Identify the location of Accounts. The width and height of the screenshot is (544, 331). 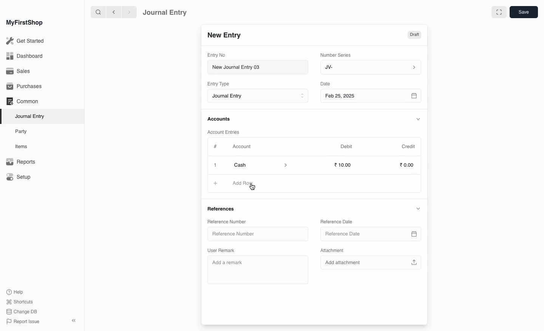
(219, 119).